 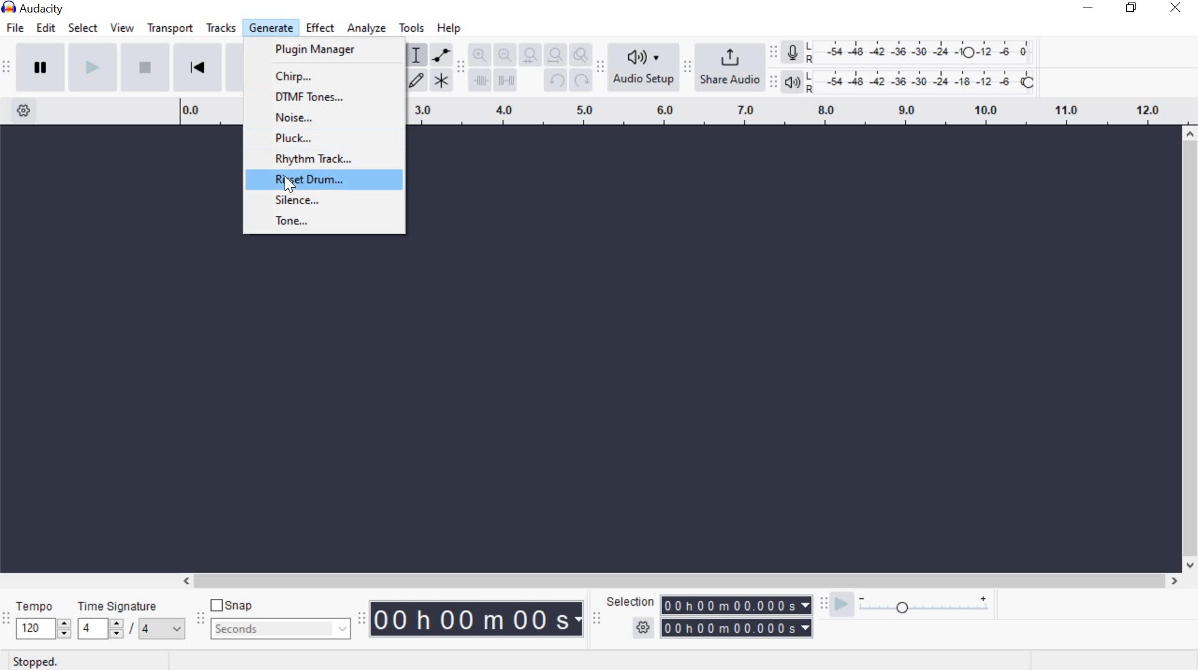 What do you see at coordinates (40, 66) in the screenshot?
I see `Pause` at bounding box center [40, 66].